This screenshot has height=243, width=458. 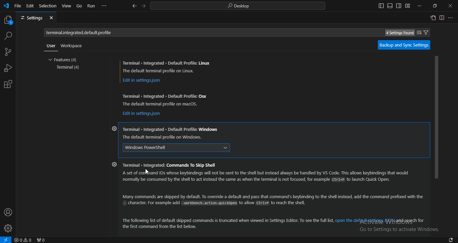 I want to click on close, so click(x=451, y=5).